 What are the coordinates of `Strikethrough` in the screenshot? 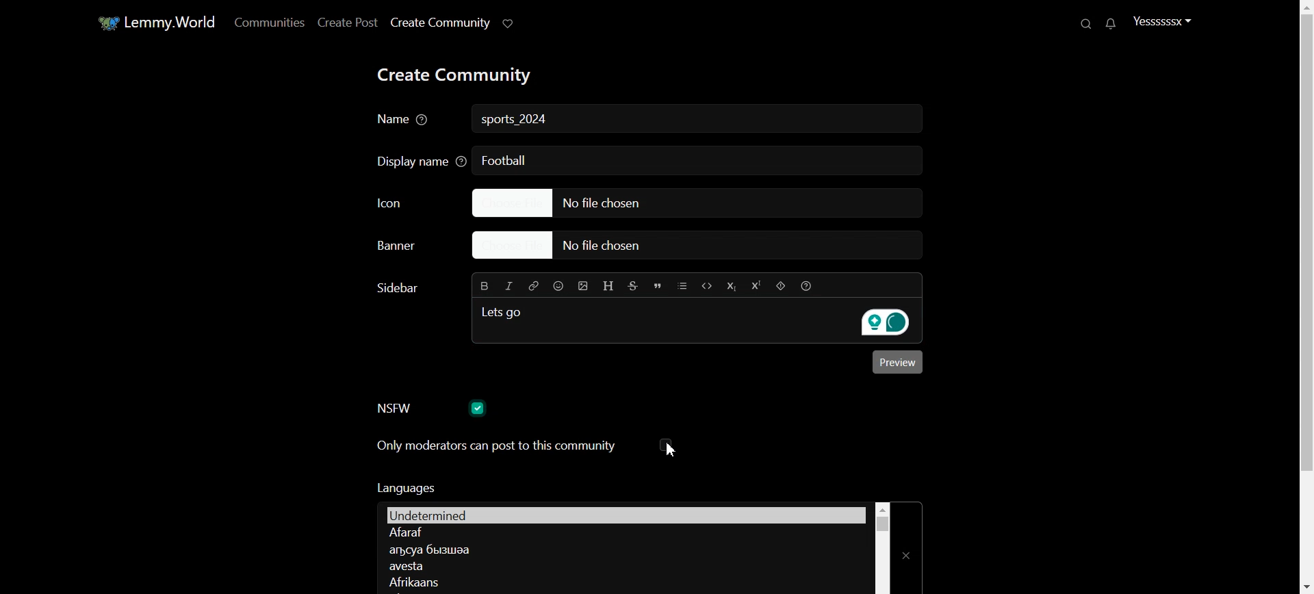 It's located at (634, 286).